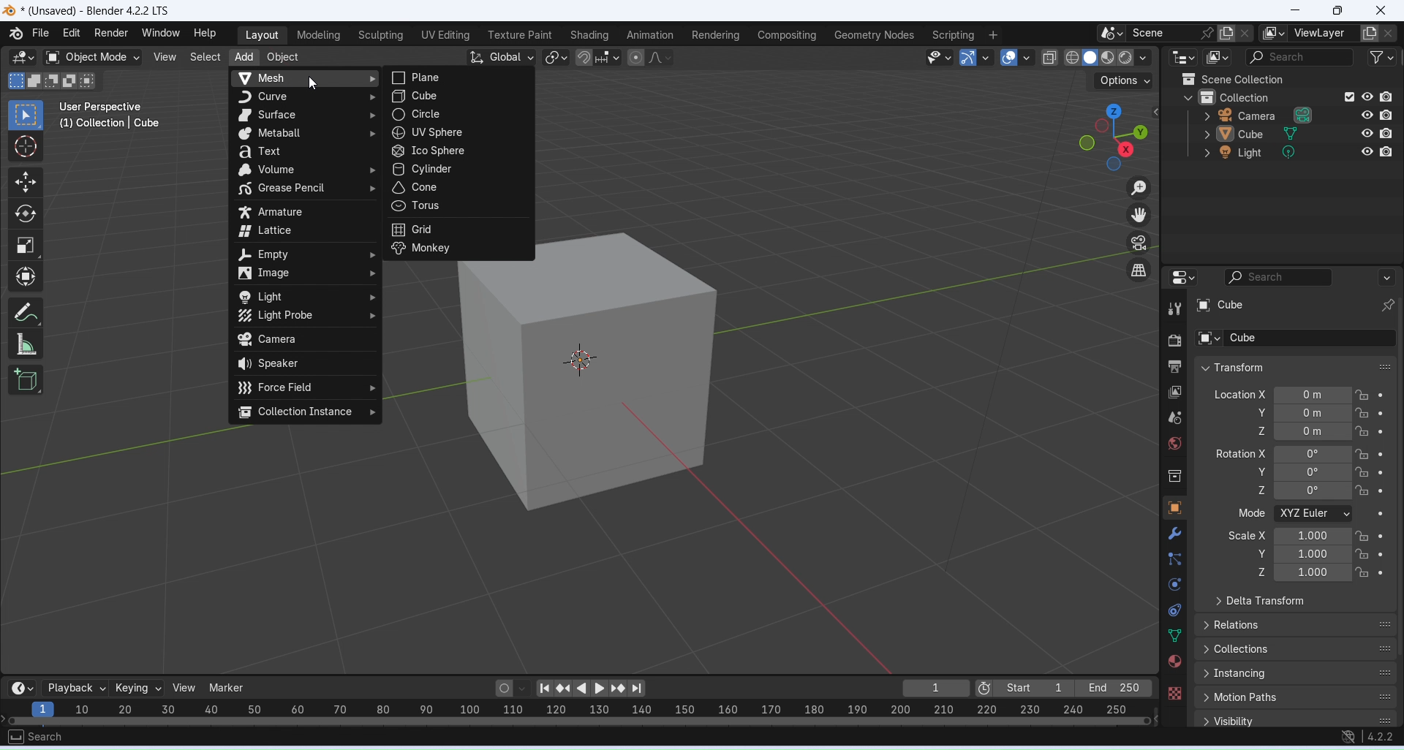 The image size is (1404, 750). Describe the element at coordinates (599, 689) in the screenshot. I see `Play animation` at that location.